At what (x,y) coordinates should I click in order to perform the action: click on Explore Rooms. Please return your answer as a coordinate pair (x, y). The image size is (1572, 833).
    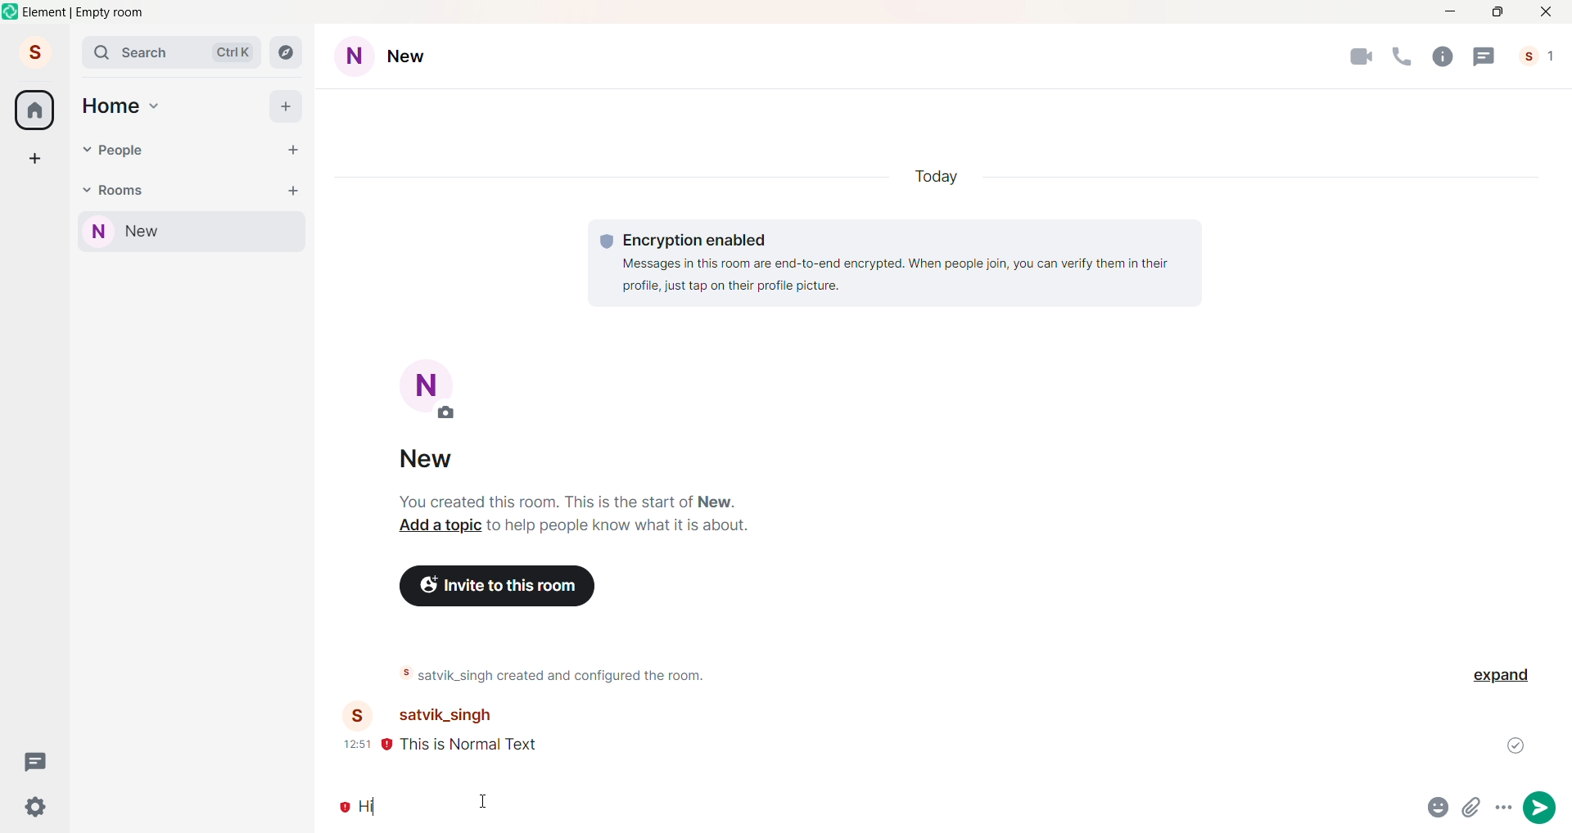
    Looking at the image, I should click on (288, 54).